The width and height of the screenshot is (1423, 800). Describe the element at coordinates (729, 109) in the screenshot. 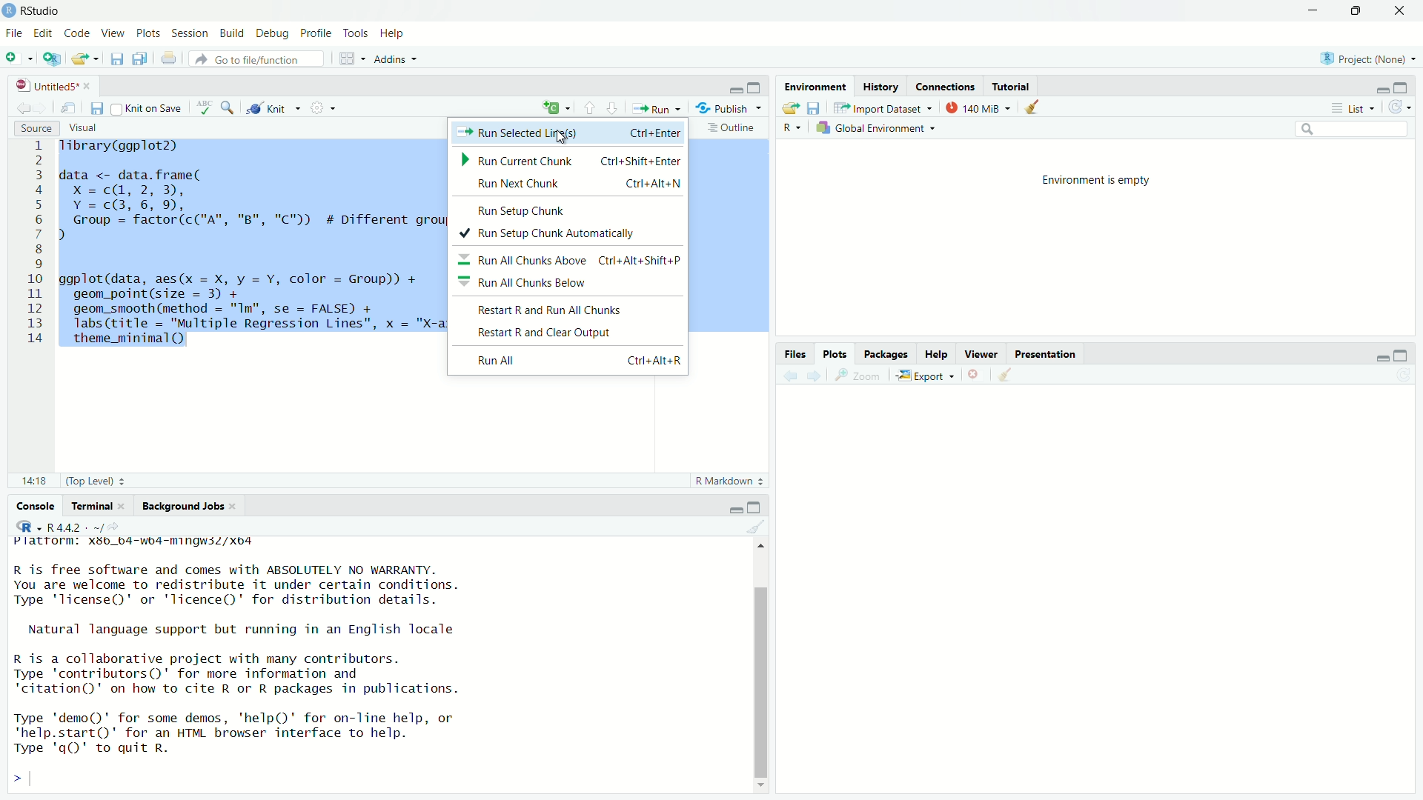

I see `Publish ~` at that location.